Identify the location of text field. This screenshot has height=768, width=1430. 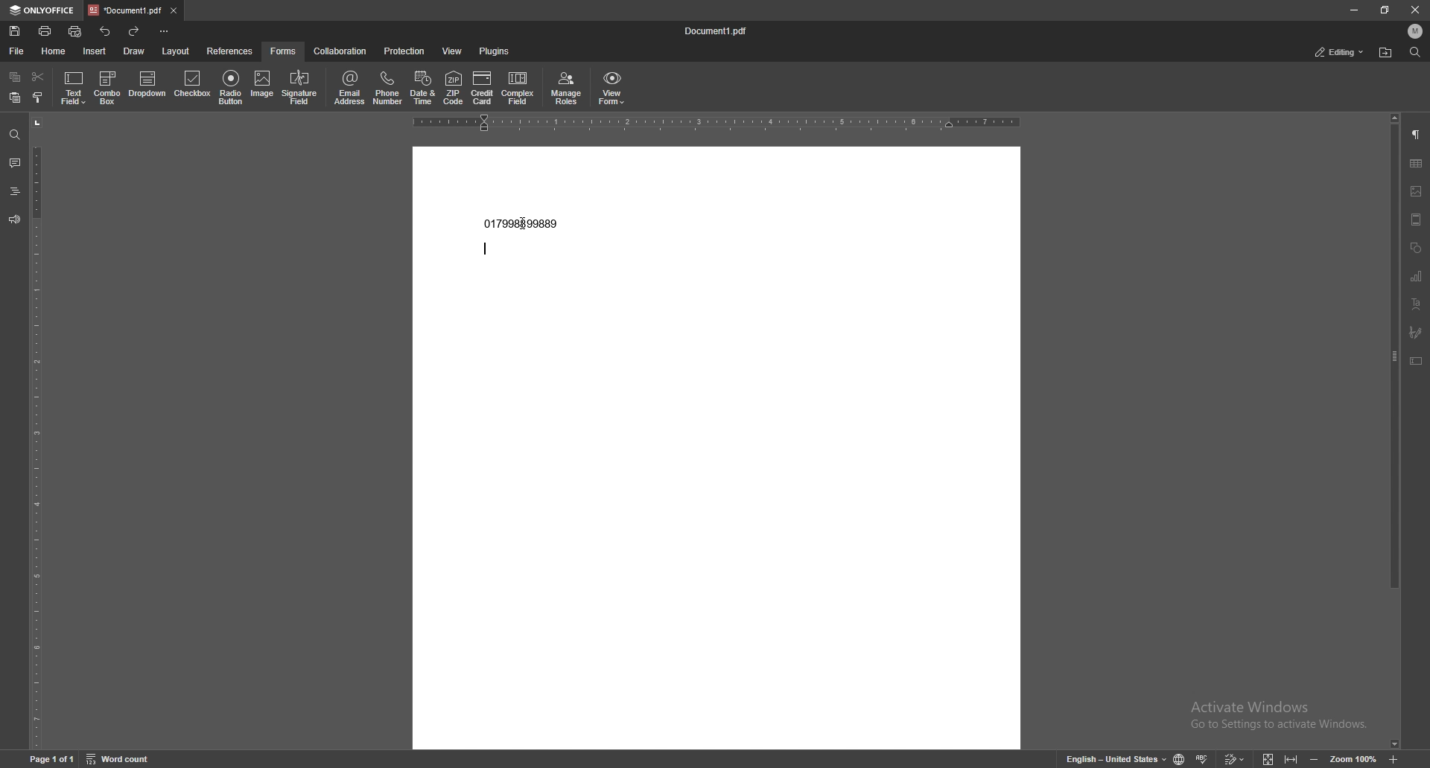
(74, 89).